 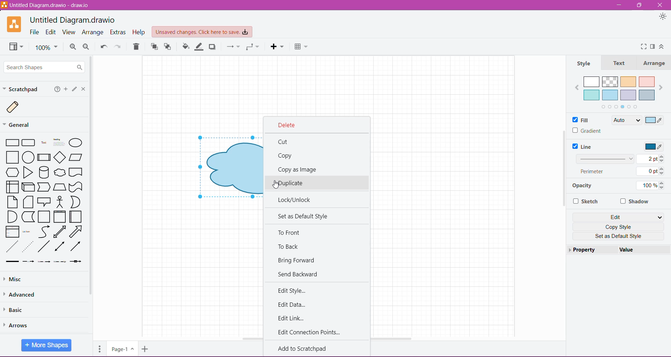 What do you see at coordinates (296, 291) in the screenshot?
I see `Edit Style` at bounding box center [296, 291].